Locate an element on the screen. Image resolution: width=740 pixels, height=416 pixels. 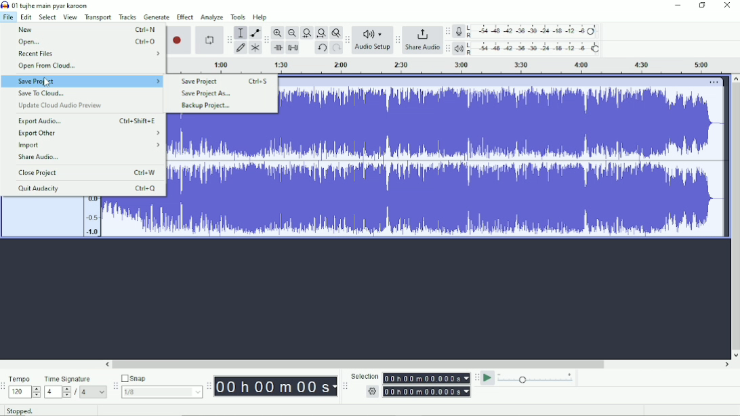
Save Project is located at coordinates (224, 81).